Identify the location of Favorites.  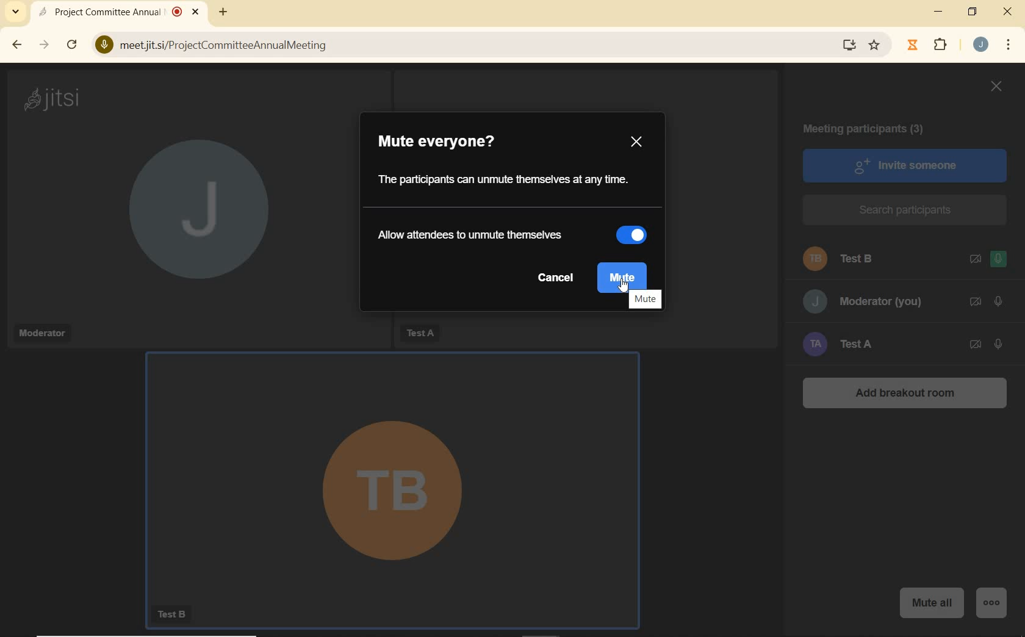
(877, 44).